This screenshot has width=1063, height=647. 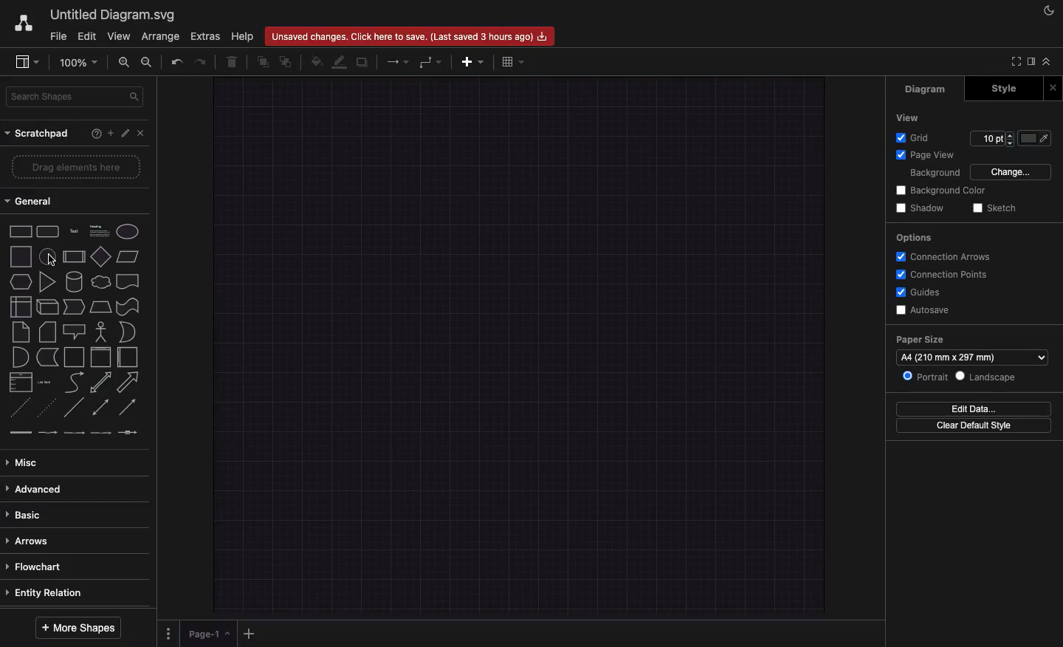 What do you see at coordinates (125, 134) in the screenshot?
I see `Edit` at bounding box center [125, 134].